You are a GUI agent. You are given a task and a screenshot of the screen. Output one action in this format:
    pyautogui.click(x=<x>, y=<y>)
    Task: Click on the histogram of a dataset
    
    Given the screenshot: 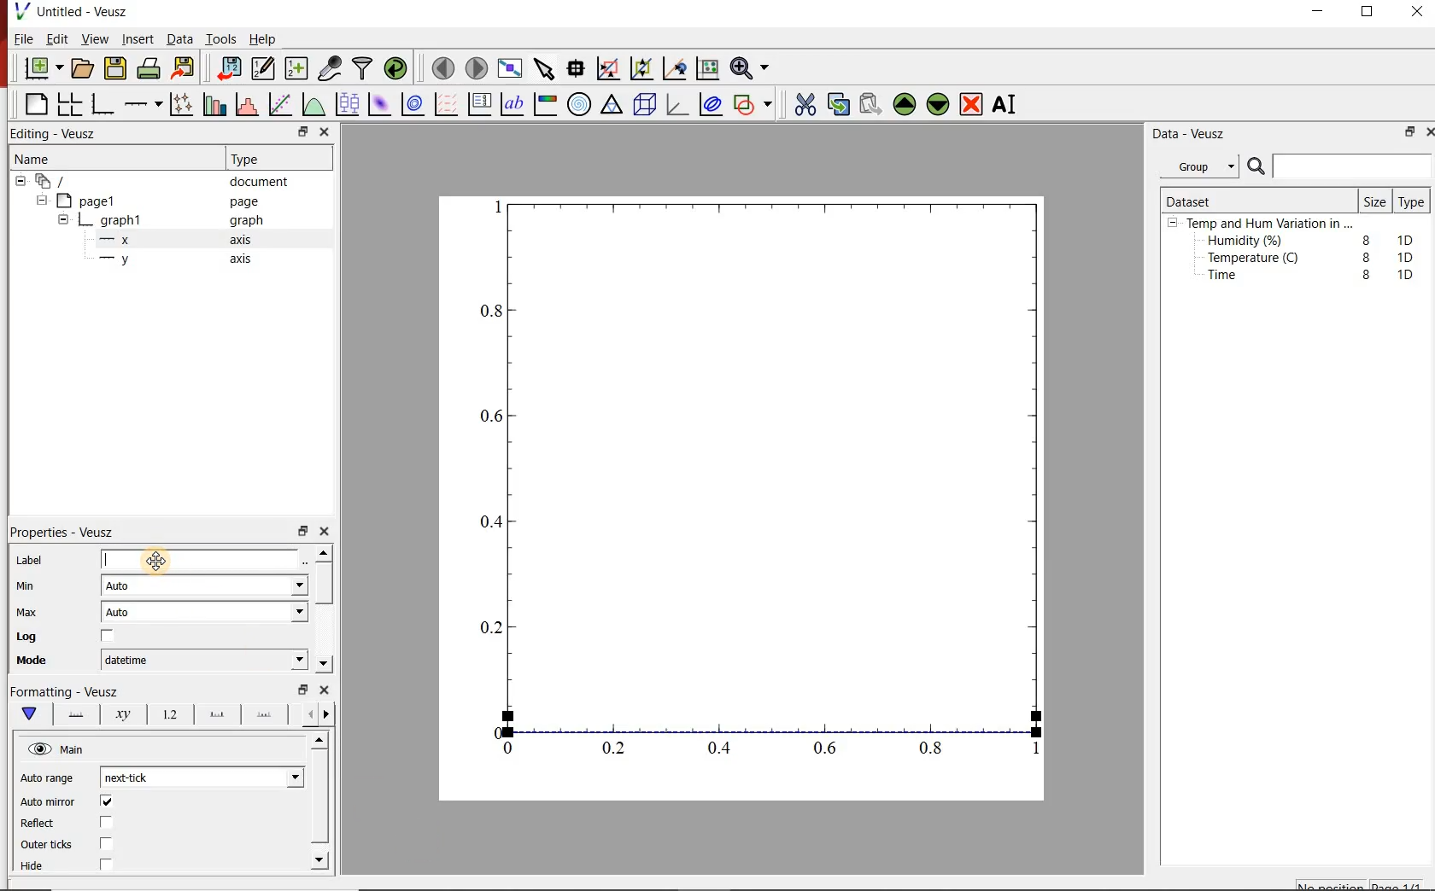 What is the action you would take?
    pyautogui.click(x=249, y=104)
    